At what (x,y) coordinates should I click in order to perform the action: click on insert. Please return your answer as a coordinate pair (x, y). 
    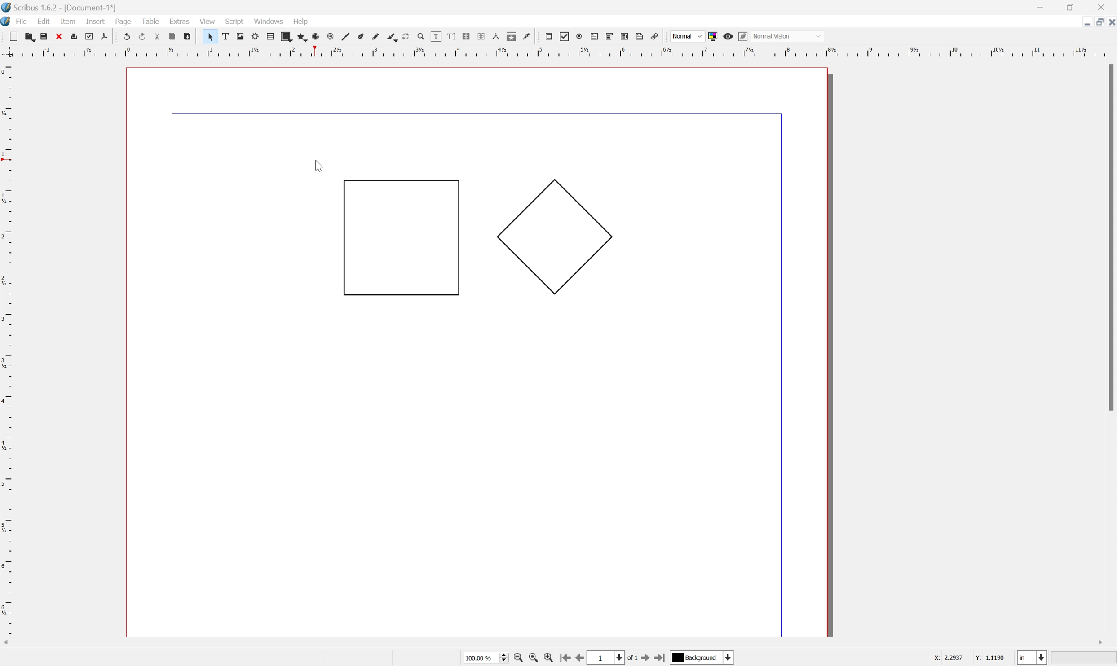
    Looking at the image, I should click on (96, 20).